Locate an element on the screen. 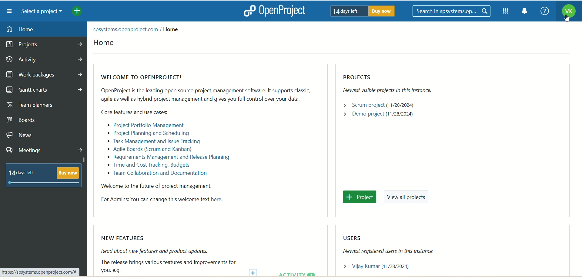 The width and height of the screenshot is (582, 277). text is located at coordinates (201, 142).